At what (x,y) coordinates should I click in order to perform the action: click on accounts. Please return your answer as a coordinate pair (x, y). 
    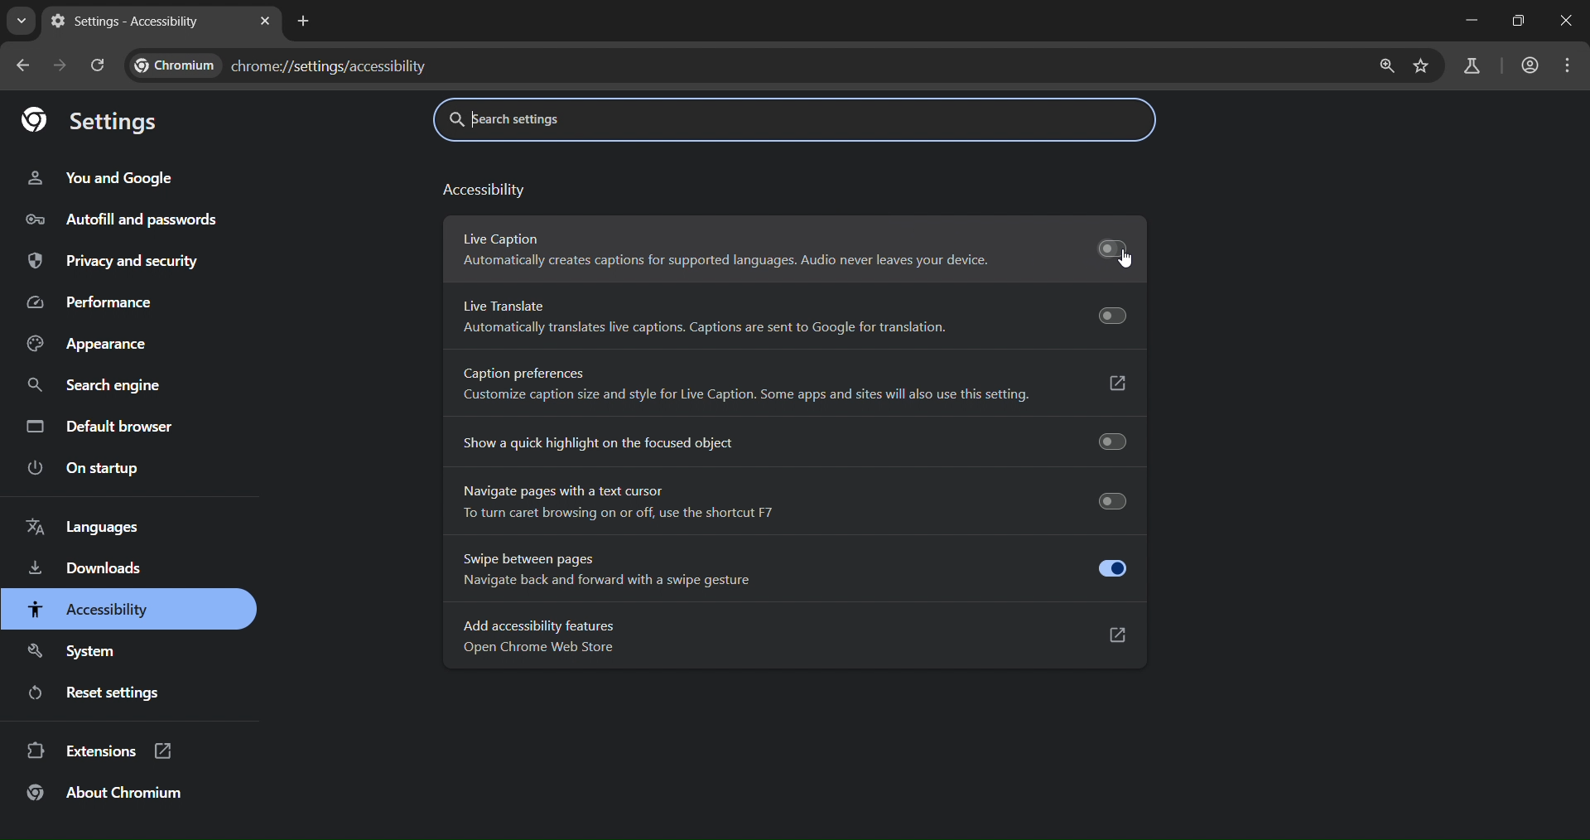
    Looking at the image, I should click on (1531, 66).